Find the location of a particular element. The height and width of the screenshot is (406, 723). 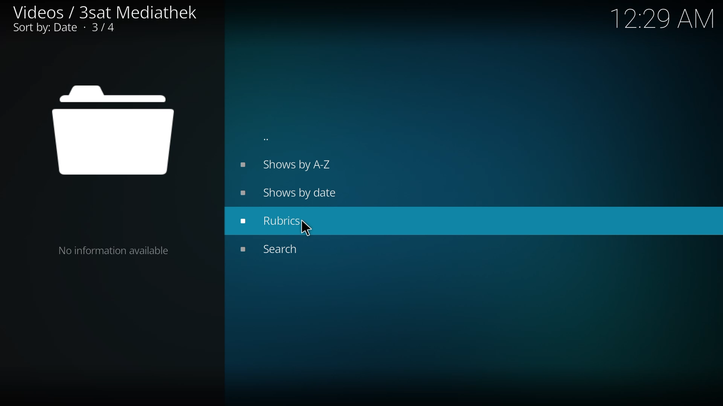

videos is located at coordinates (104, 11).